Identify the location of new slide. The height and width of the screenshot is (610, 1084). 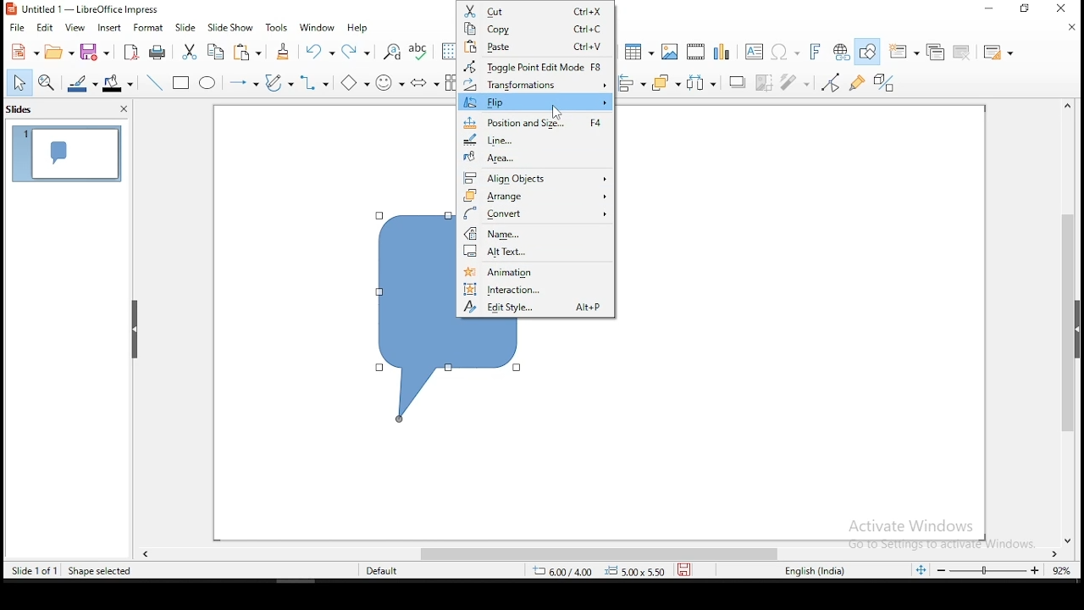
(904, 50).